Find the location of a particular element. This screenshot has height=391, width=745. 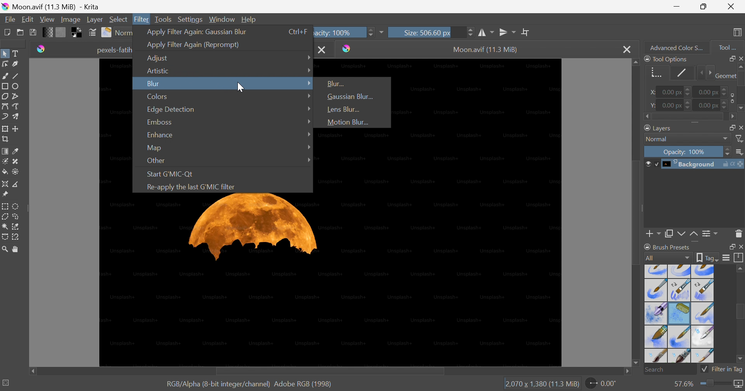

Drop Down is located at coordinates (308, 159).